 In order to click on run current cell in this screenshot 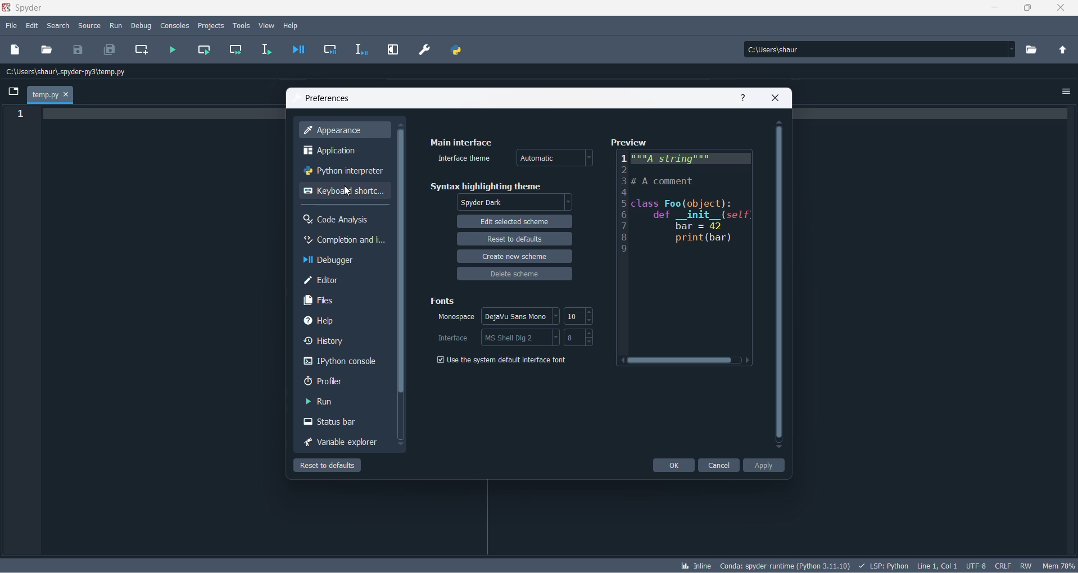, I will do `click(202, 51)`.